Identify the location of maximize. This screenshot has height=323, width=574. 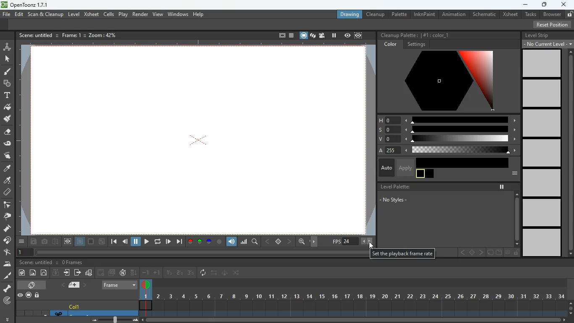
(546, 5).